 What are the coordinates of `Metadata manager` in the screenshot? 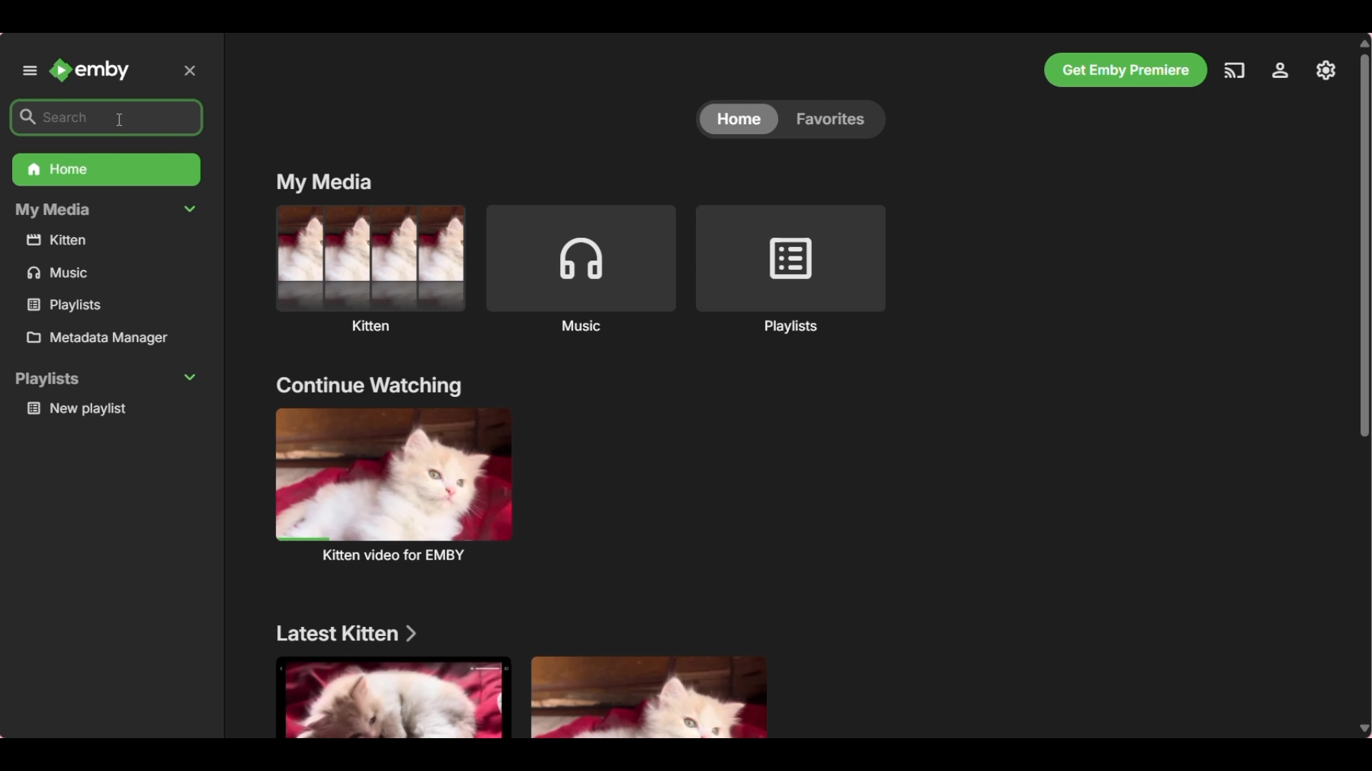 It's located at (112, 339).